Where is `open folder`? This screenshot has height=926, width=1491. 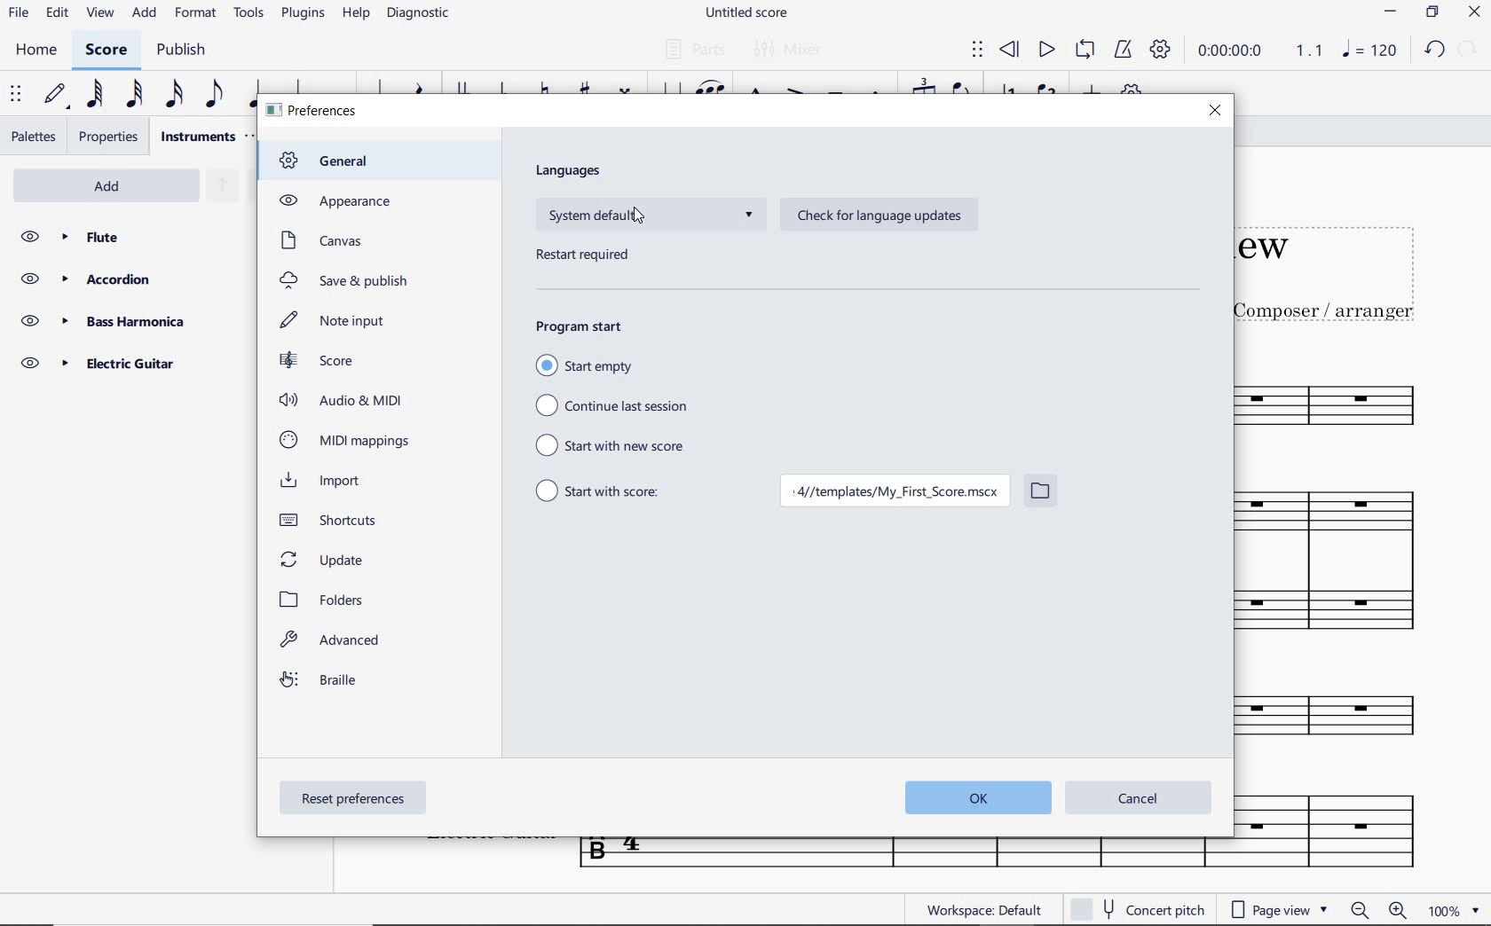 open folder is located at coordinates (1040, 493).